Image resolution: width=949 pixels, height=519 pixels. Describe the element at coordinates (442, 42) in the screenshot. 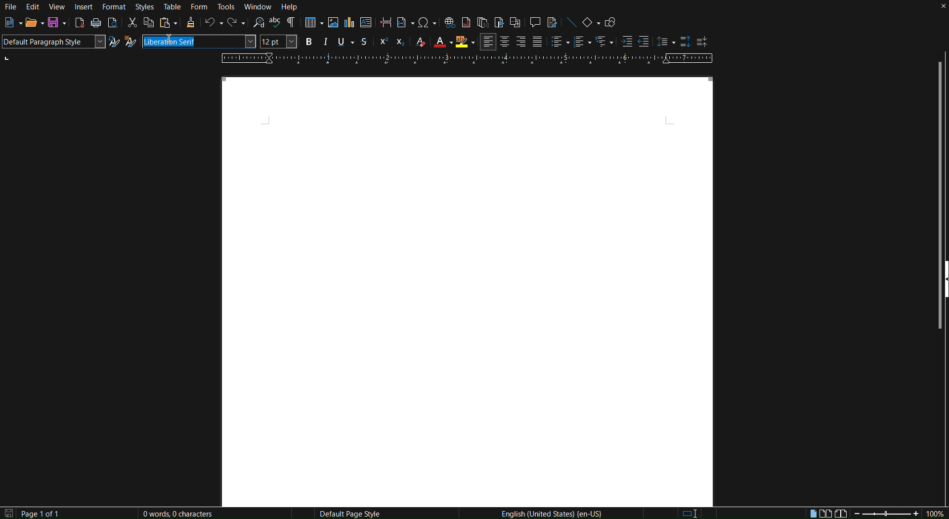

I see `Text Color` at that location.